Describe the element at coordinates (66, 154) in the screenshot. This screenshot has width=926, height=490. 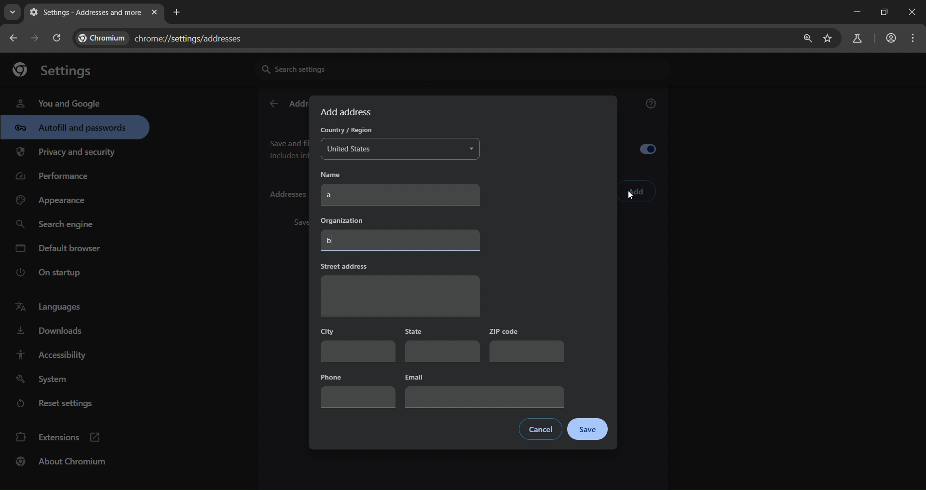
I see `privacy & security` at that location.